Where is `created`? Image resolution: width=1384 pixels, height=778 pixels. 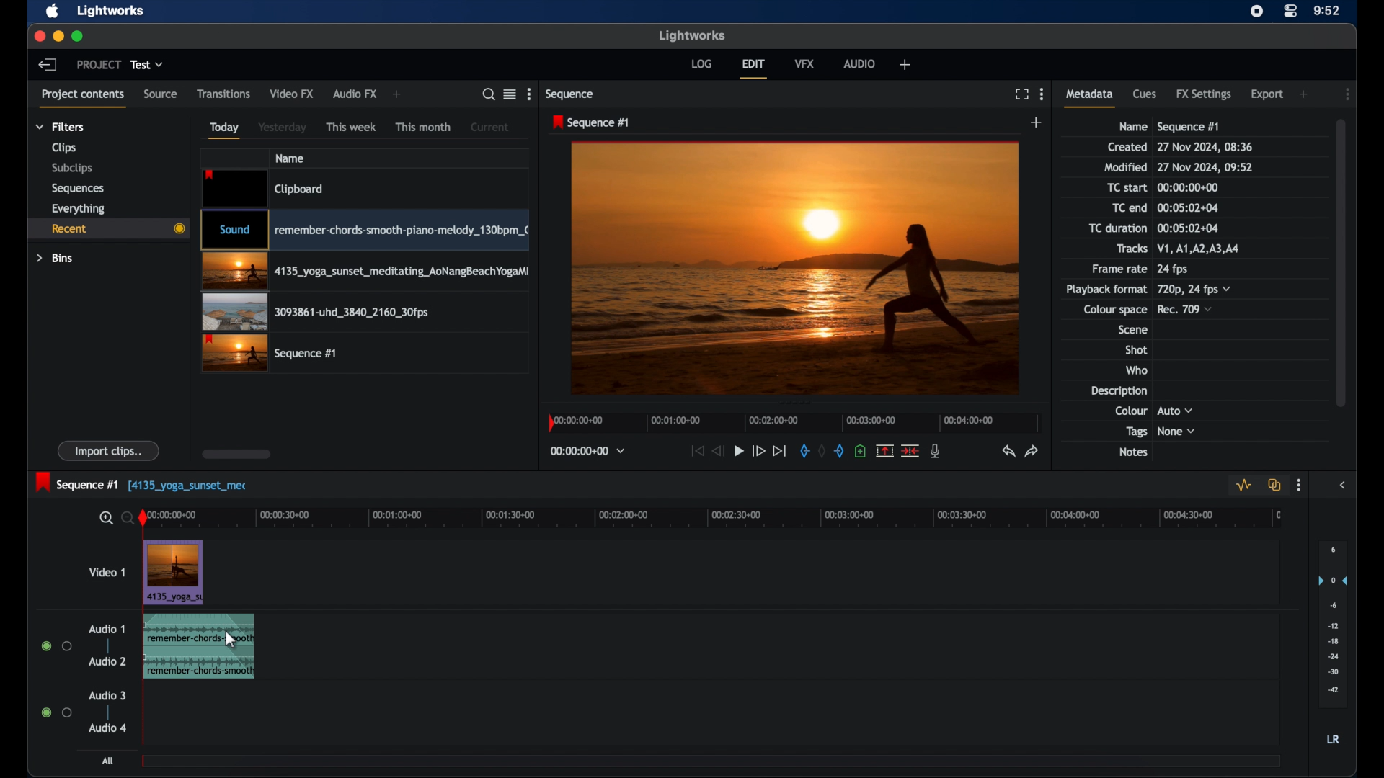 created is located at coordinates (1127, 147).